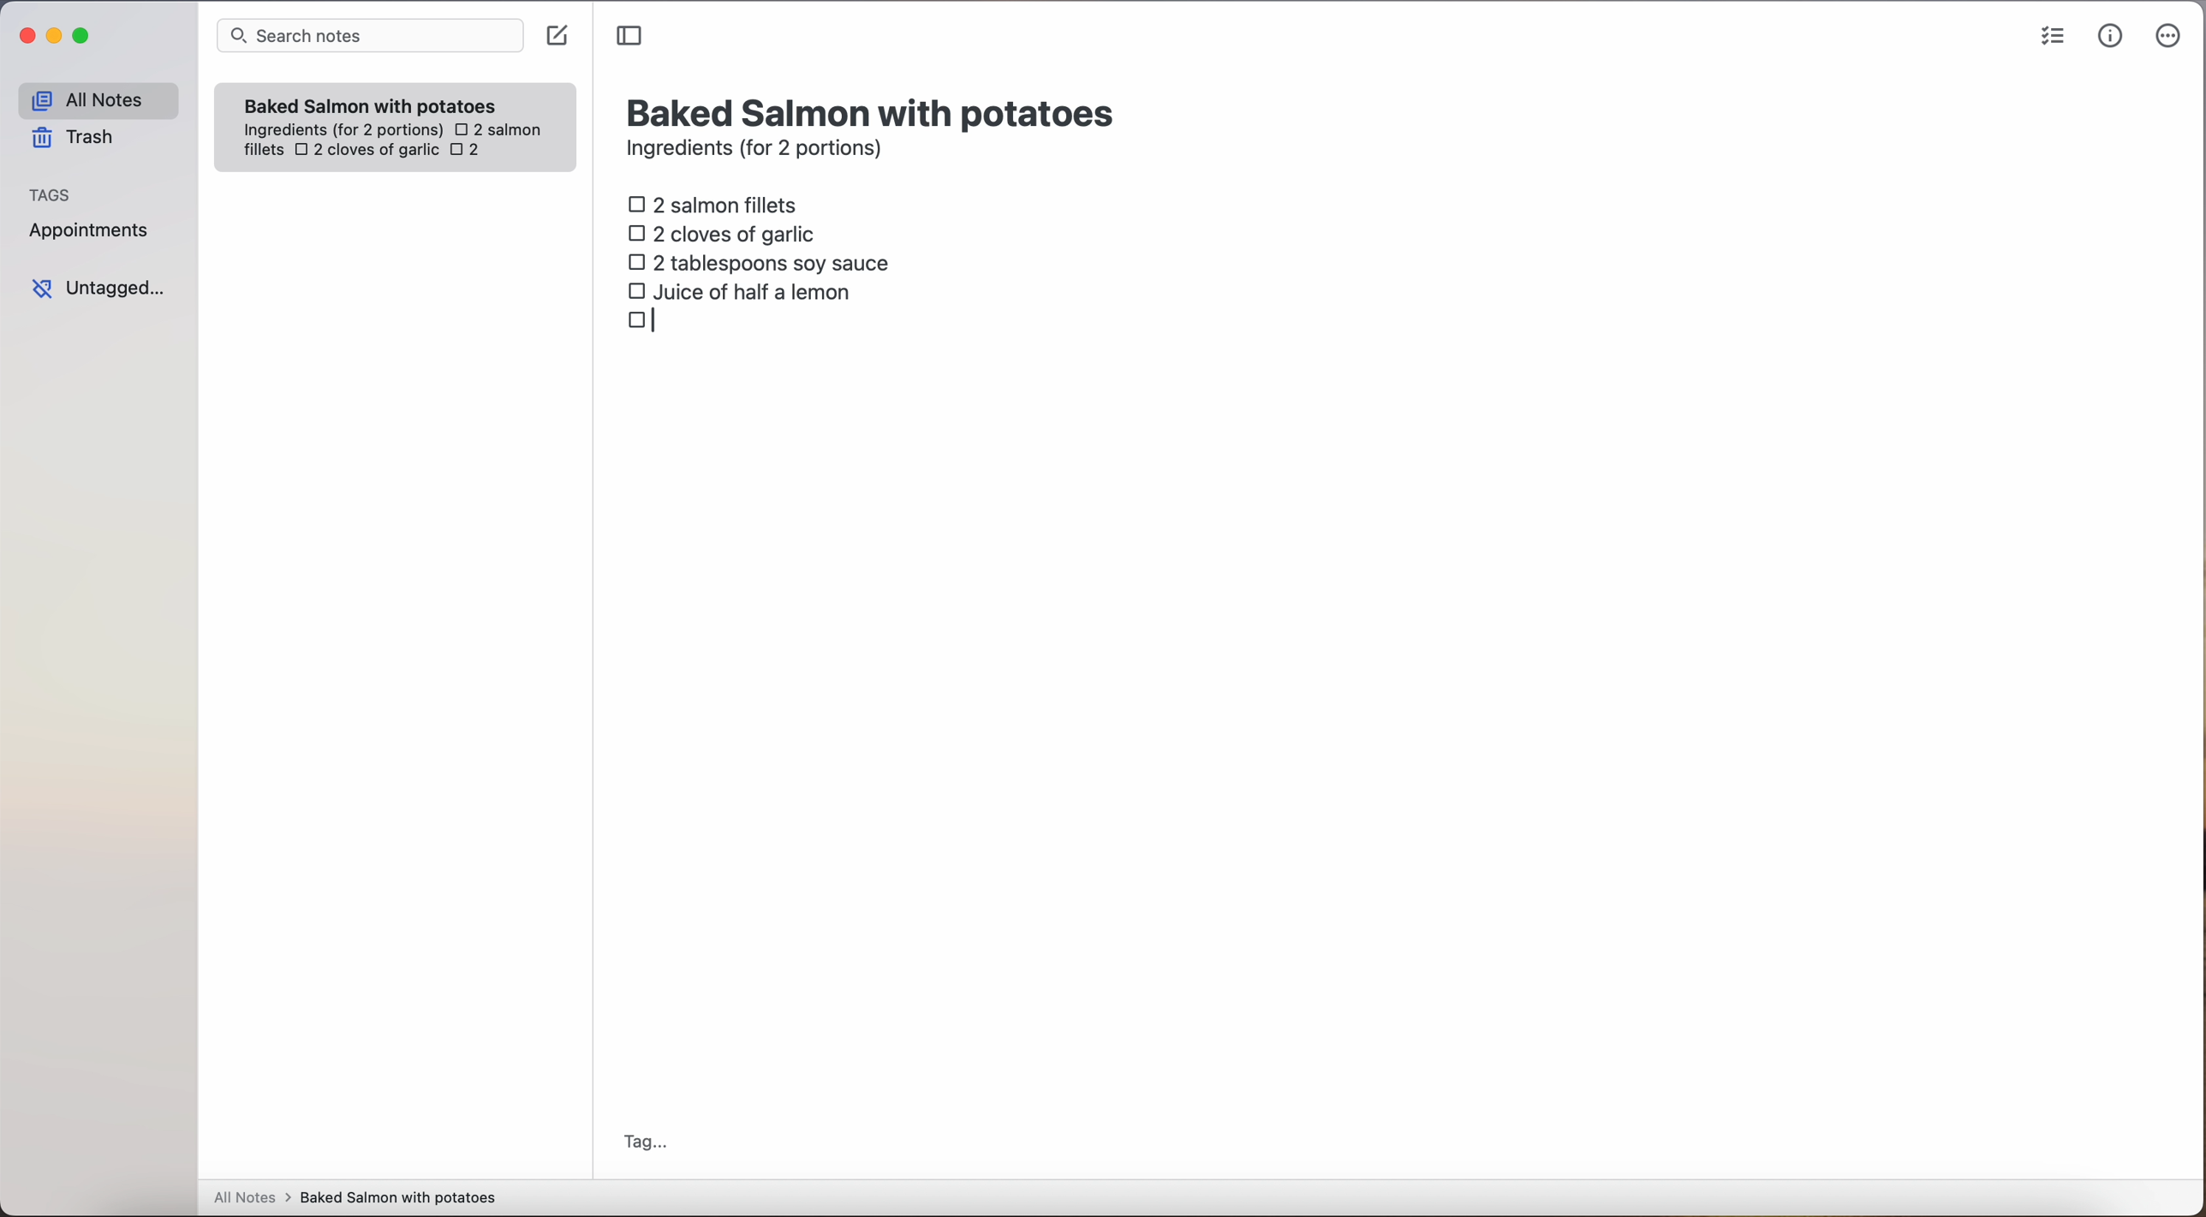 This screenshot has width=2206, height=1217. Describe the element at coordinates (2053, 37) in the screenshot. I see `check list` at that location.